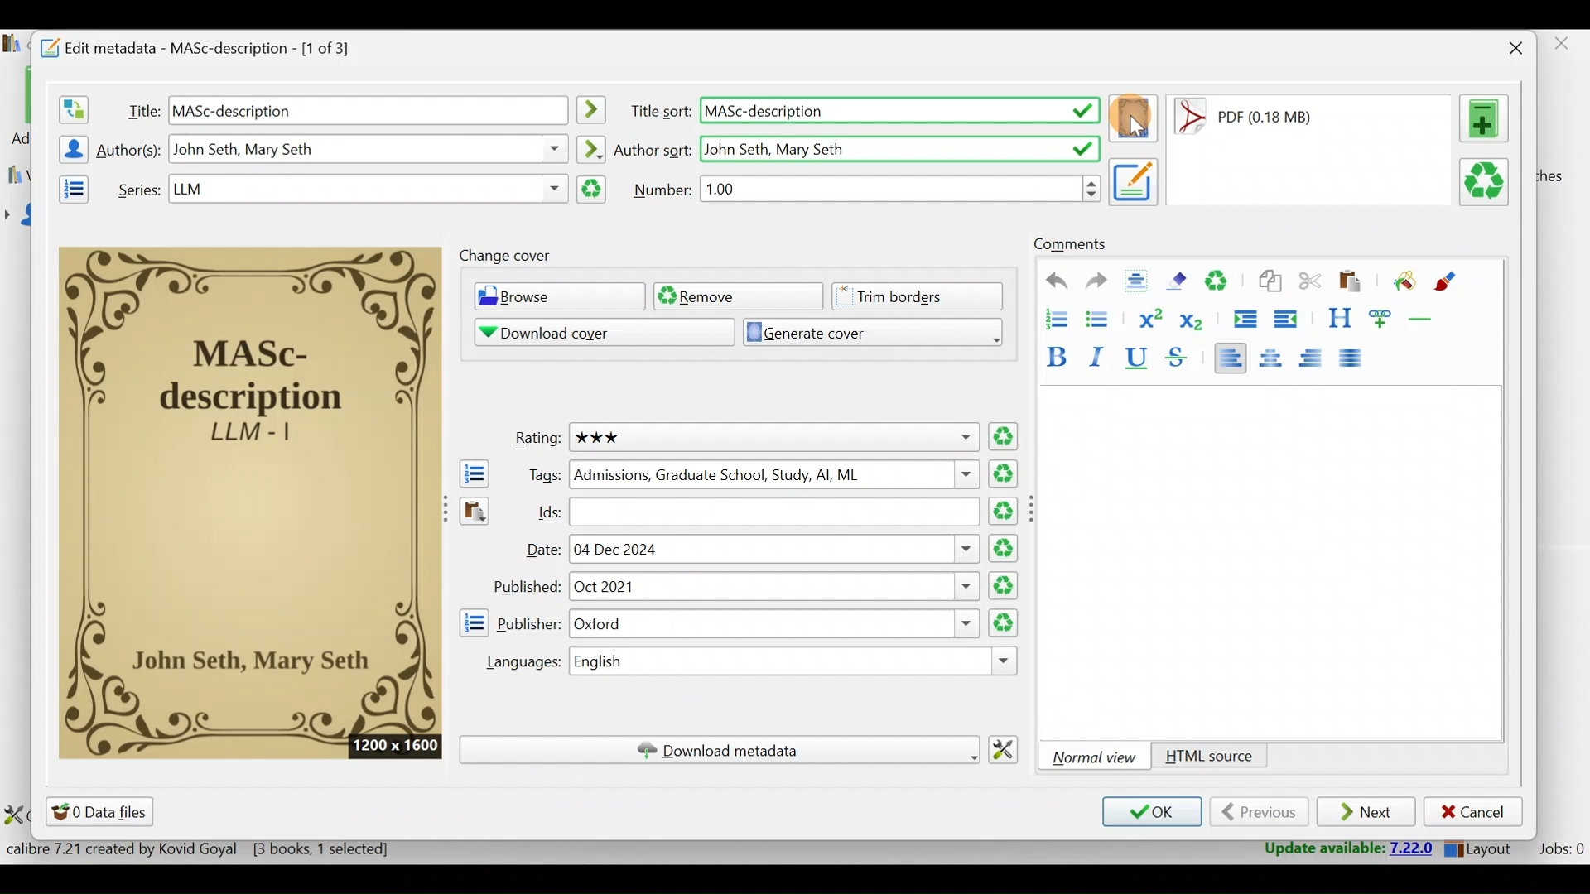 The width and height of the screenshot is (1590, 894). Describe the element at coordinates (473, 622) in the screenshot. I see `Open the manage publishers editor` at that location.